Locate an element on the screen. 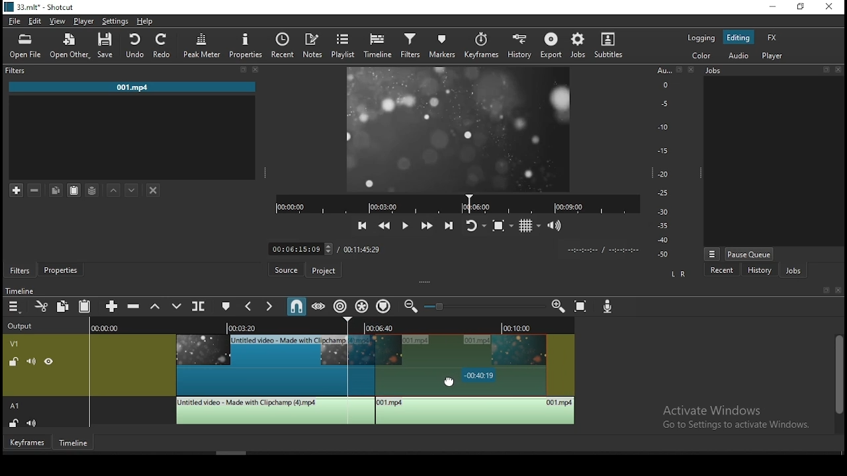 This screenshot has width=847, height=476. A1 is located at coordinates (17, 406).